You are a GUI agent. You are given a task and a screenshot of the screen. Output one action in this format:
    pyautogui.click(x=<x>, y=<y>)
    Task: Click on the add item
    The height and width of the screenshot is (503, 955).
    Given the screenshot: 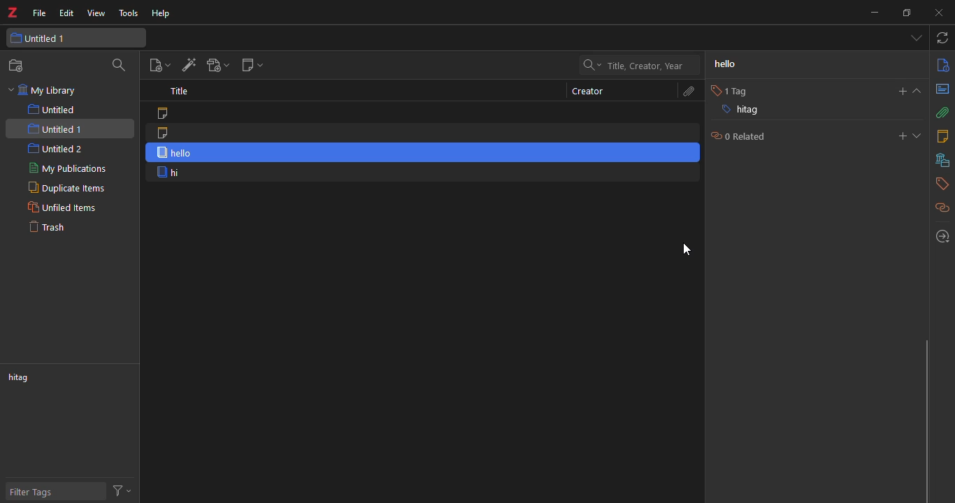 What is the action you would take?
    pyautogui.click(x=187, y=65)
    